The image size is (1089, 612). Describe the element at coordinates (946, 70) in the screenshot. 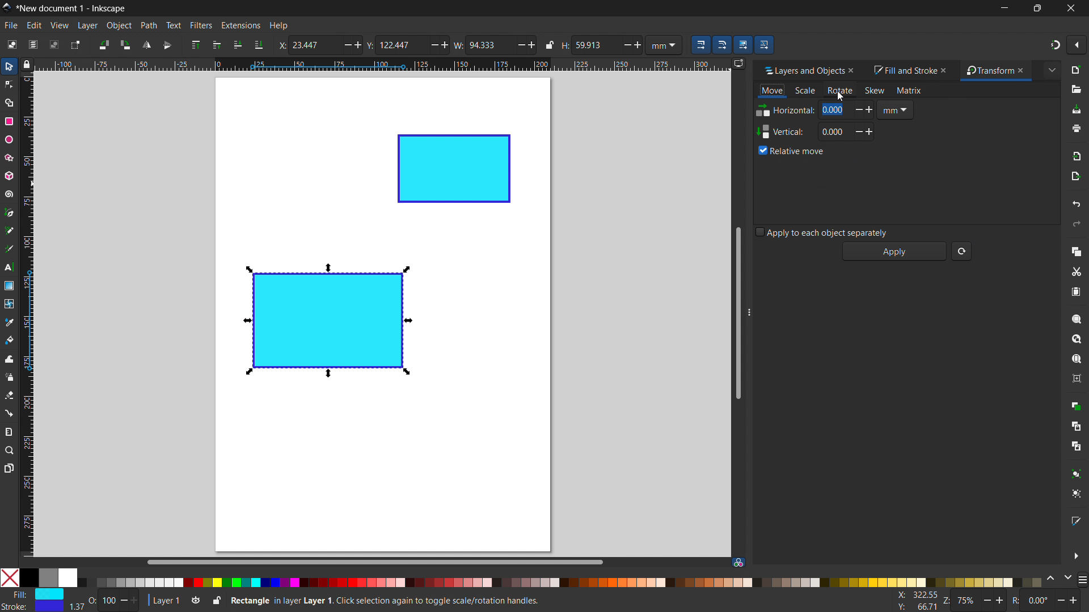

I see `close` at that location.